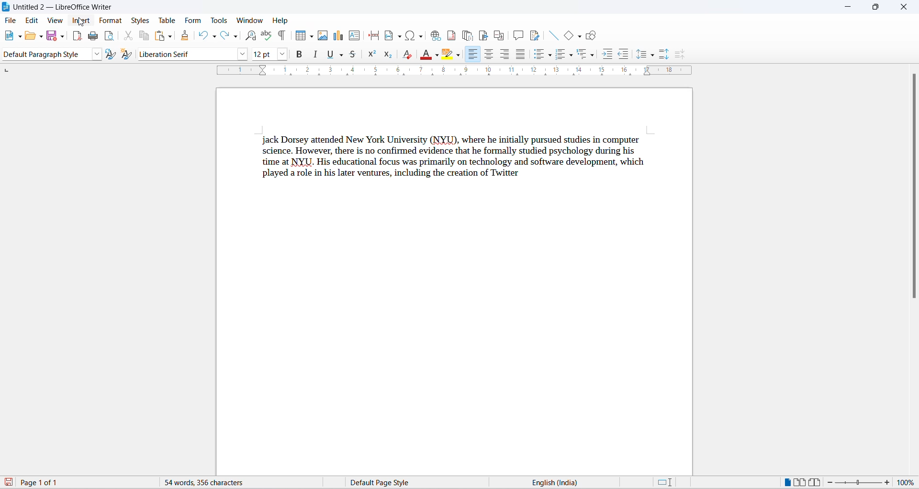 The image size is (919, 489). What do you see at coordinates (186, 35) in the screenshot?
I see `clone formatting` at bounding box center [186, 35].